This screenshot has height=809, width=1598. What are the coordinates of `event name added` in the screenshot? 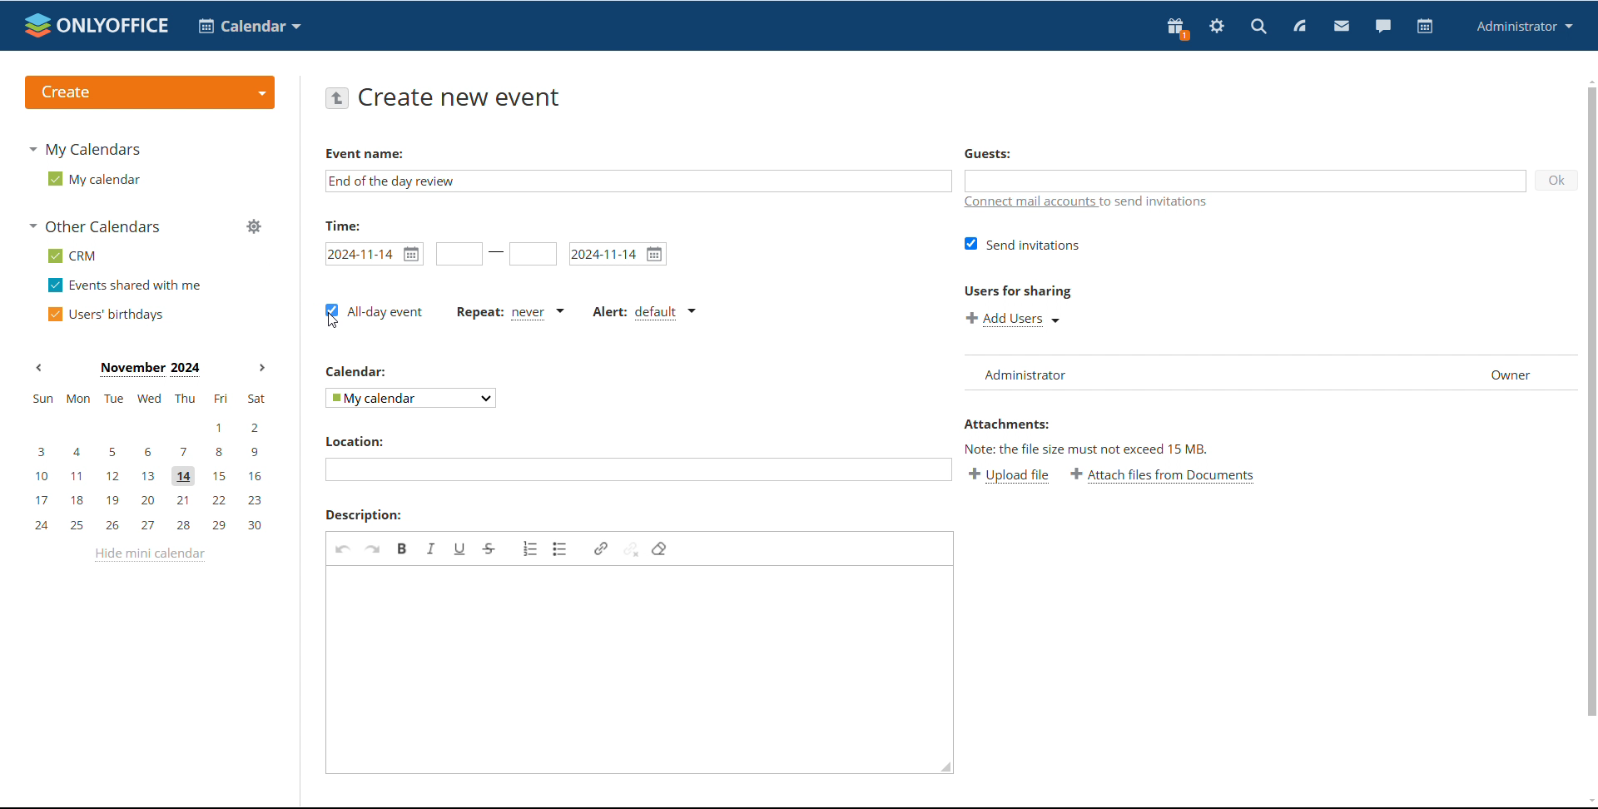 It's located at (393, 181).